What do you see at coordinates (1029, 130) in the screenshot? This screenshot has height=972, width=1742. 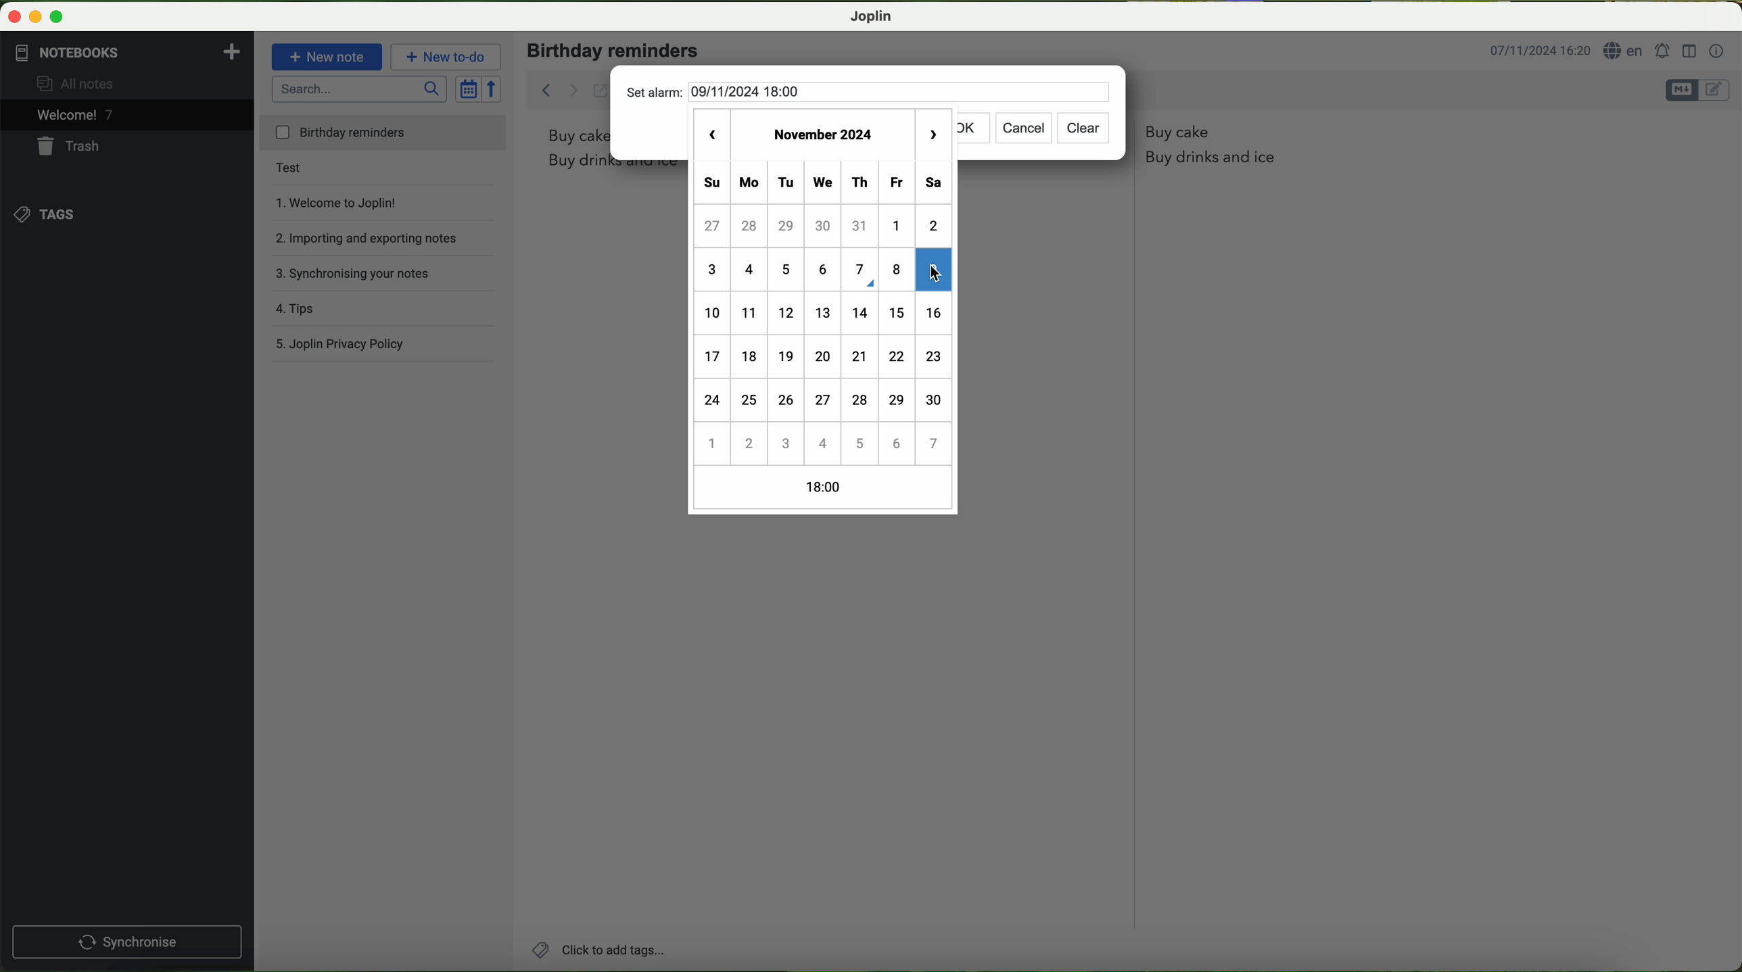 I see `cancel` at bounding box center [1029, 130].